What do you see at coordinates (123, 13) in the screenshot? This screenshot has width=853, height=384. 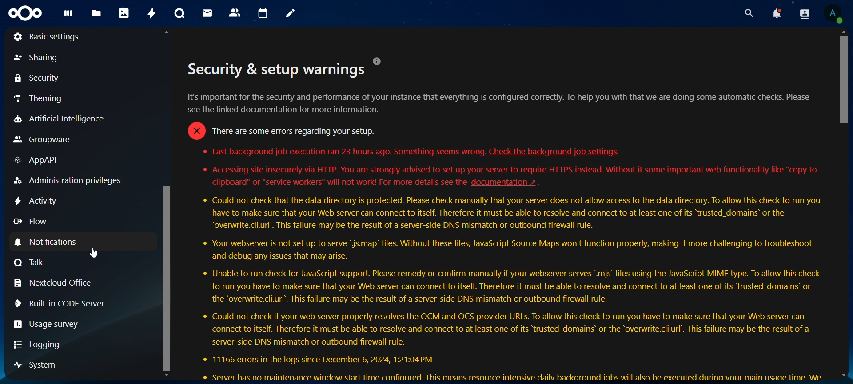 I see `photos` at bounding box center [123, 13].